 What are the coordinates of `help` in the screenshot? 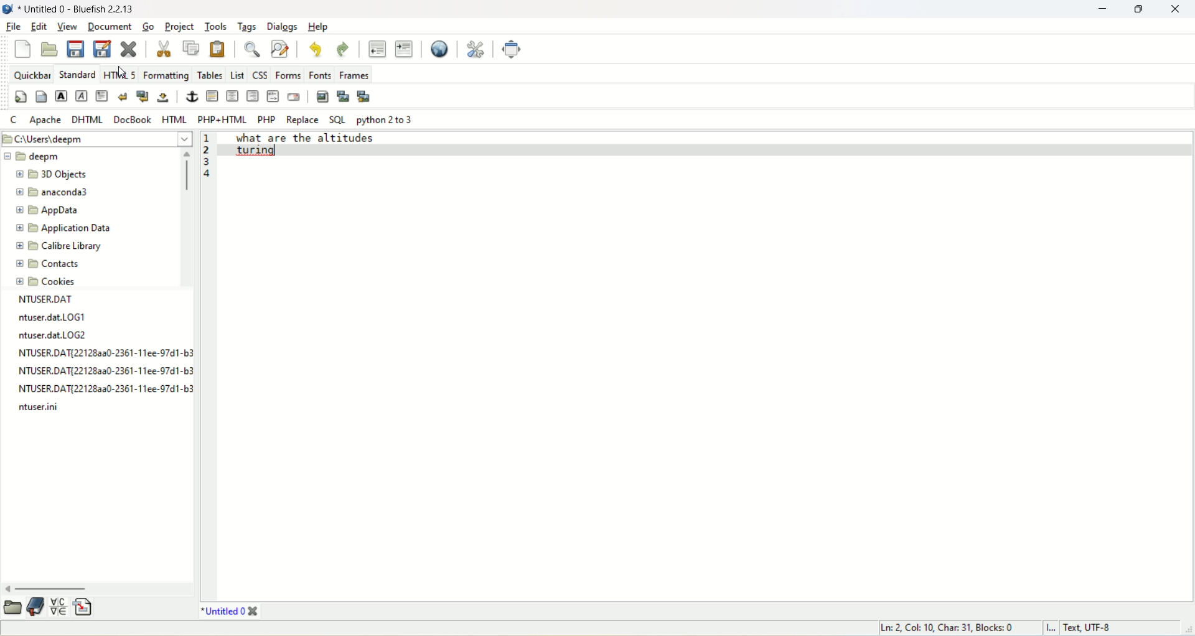 It's located at (321, 26).